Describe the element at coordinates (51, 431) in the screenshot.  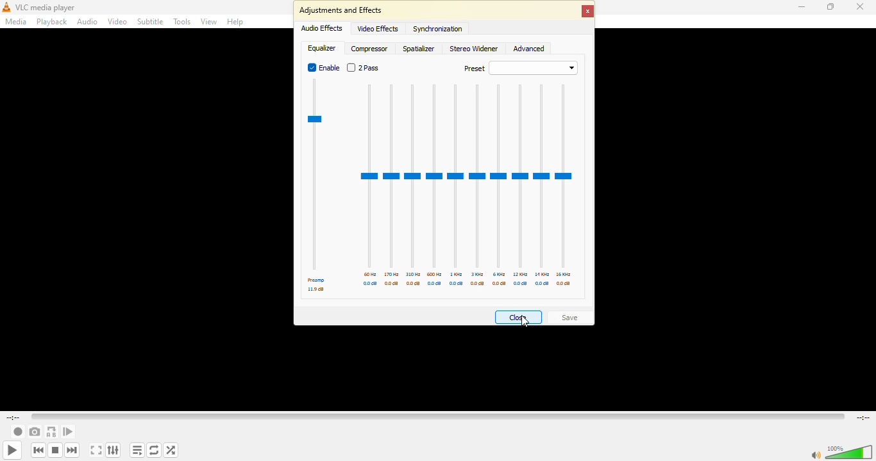
I see `loop from point a to point b continuously` at that location.